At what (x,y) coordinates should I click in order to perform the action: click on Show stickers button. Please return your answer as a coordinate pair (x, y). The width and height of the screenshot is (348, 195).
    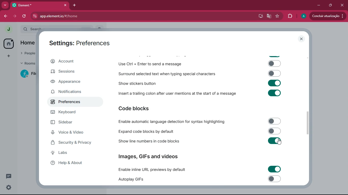
    Looking at the image, I should click on (199, 83).